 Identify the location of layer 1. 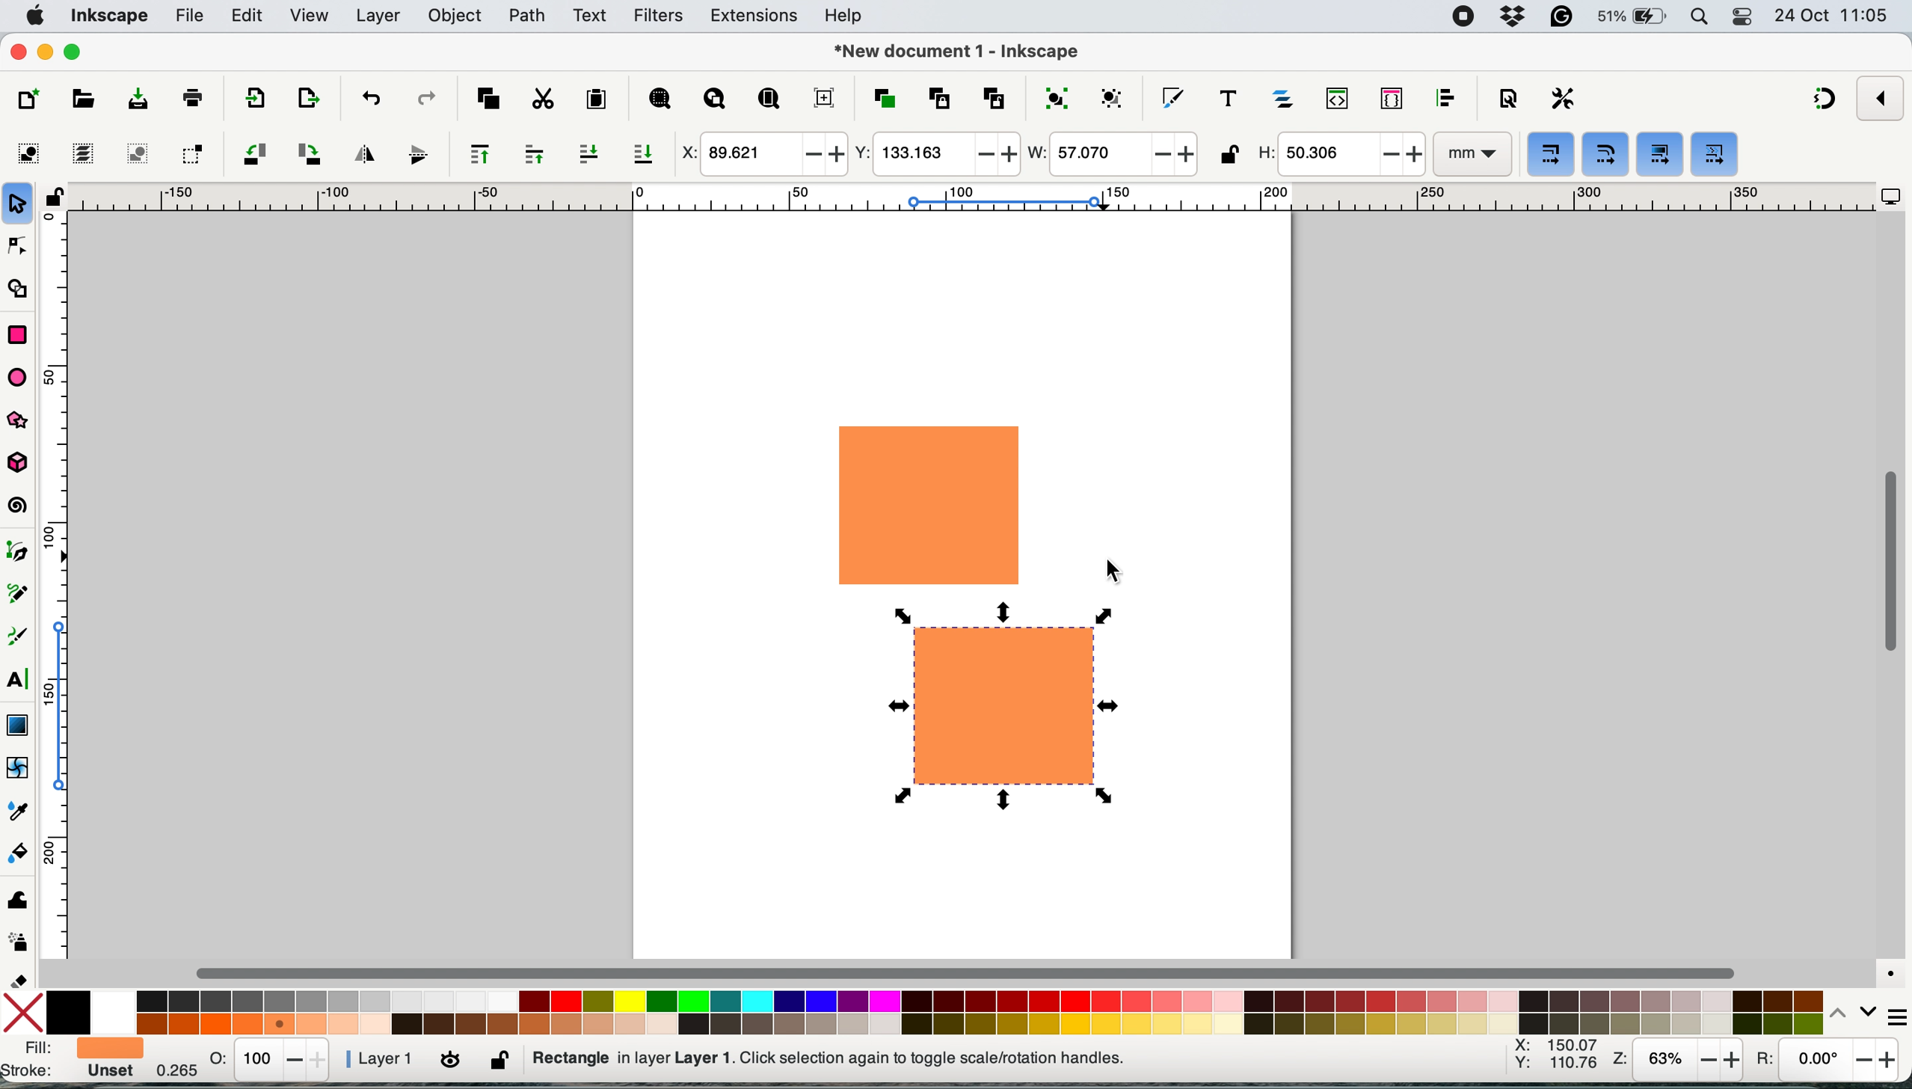
(381, 1059).